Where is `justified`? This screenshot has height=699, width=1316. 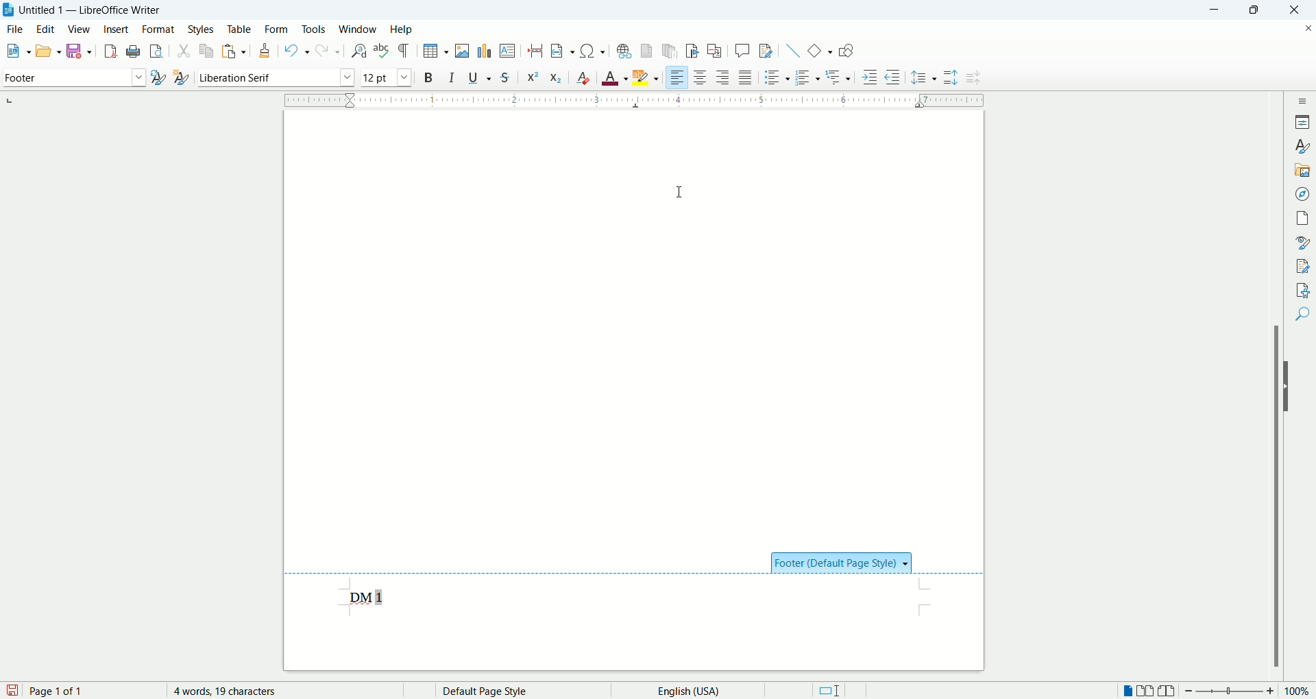 justified is located at coordinates (747, 77).